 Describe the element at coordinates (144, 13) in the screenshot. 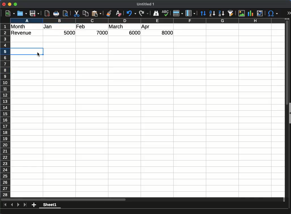

I see `redo` at that location.